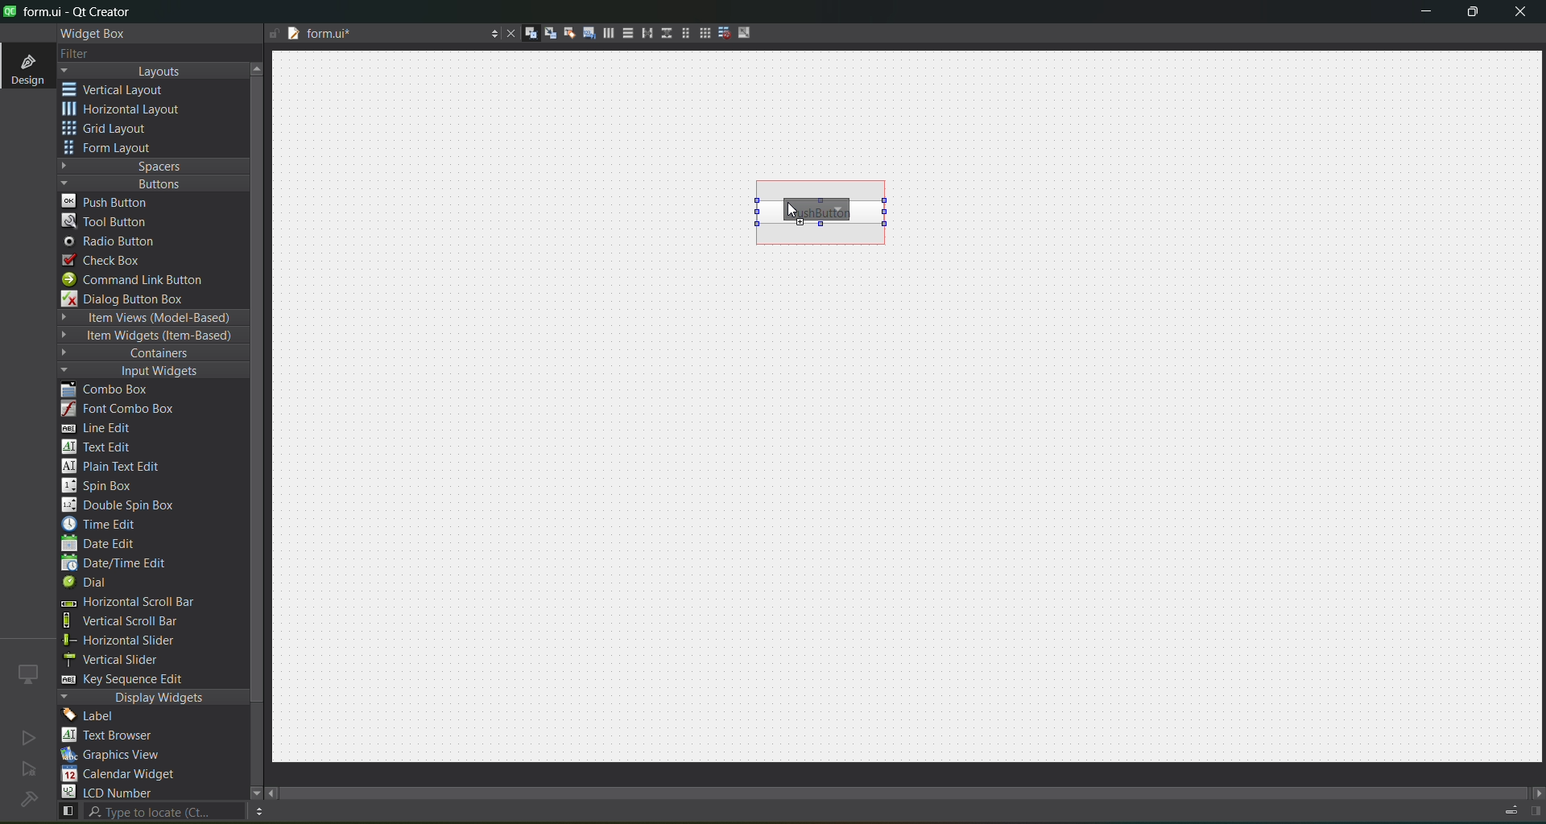 The image size is (1546, 824). Describe the element at coordinates (29, 674) in the screenshot. I see `icon` at that location.